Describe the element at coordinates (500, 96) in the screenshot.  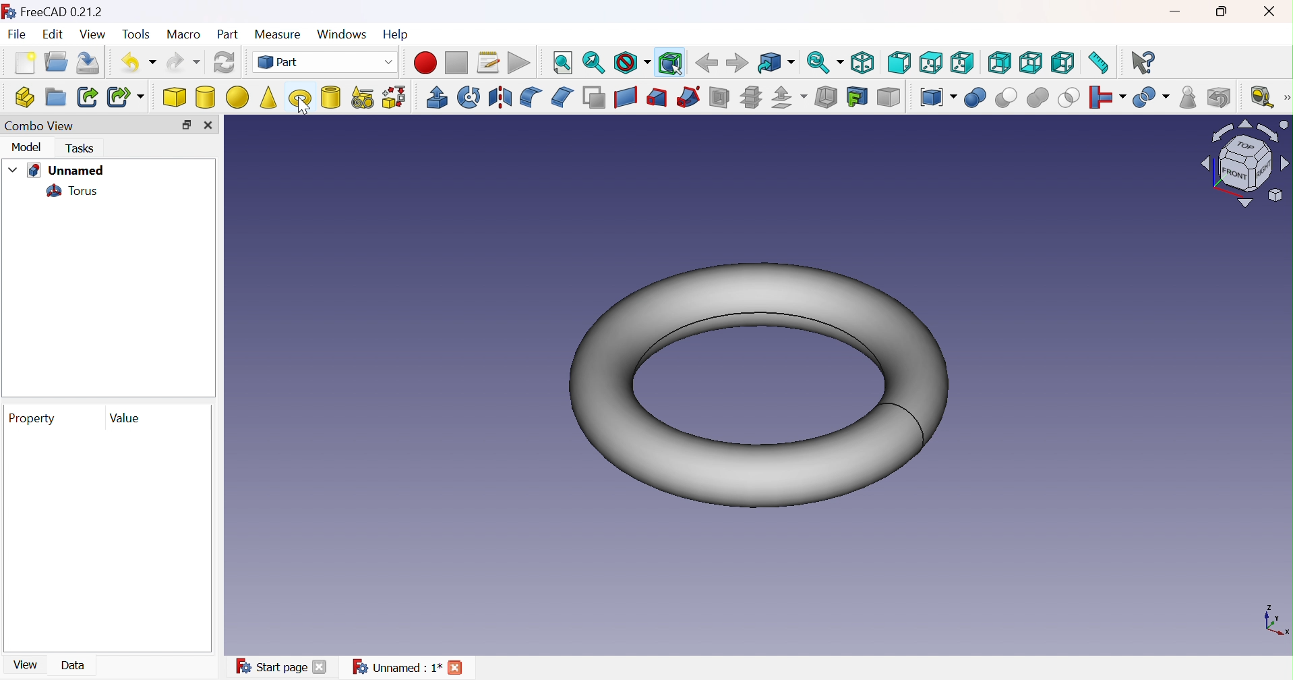
I see `Mirroring` at that location.